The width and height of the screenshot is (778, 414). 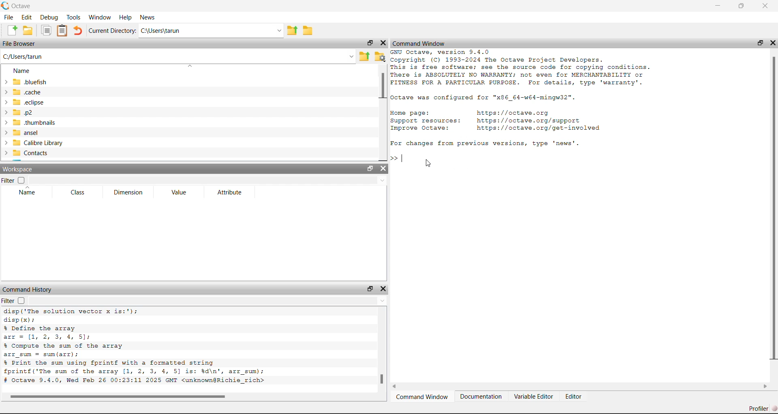 What do you see at coordinates (8, 181) in the screenshot?
I see `Filter` at bounding box center [8, 181].